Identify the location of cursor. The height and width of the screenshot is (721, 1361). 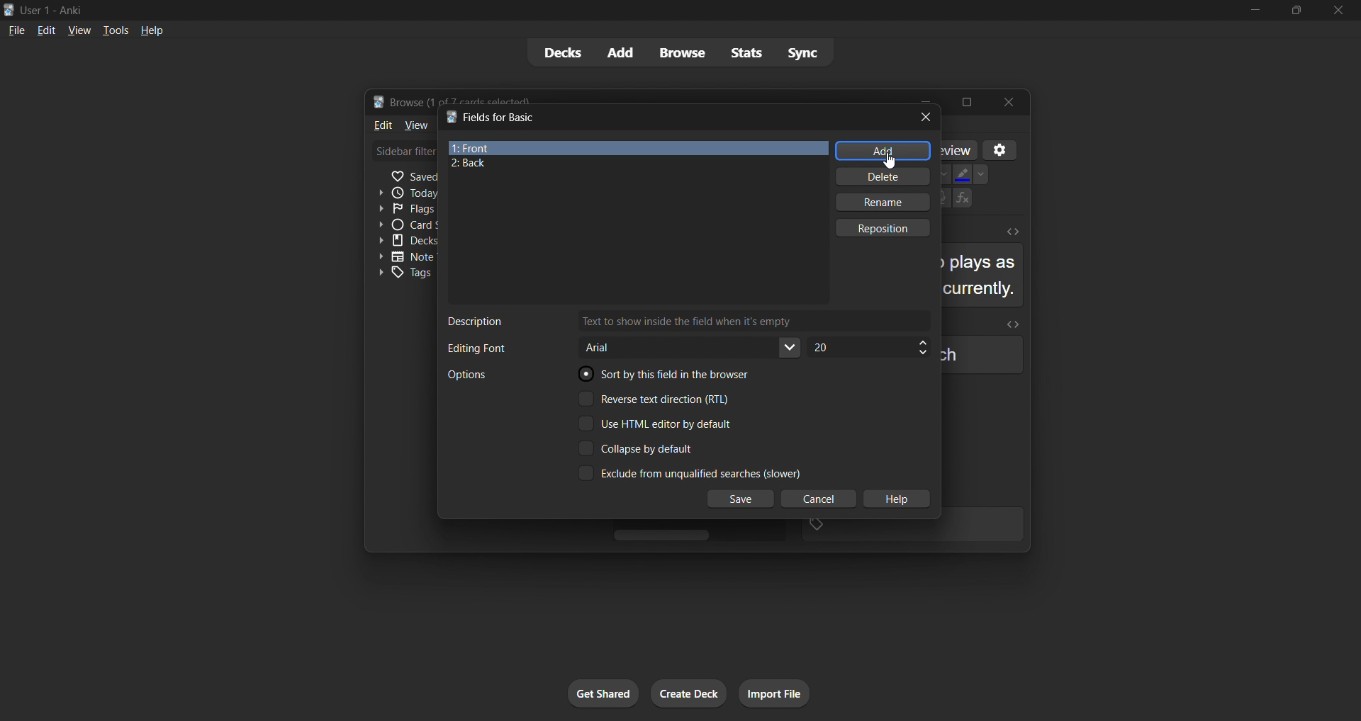
(889, 159).